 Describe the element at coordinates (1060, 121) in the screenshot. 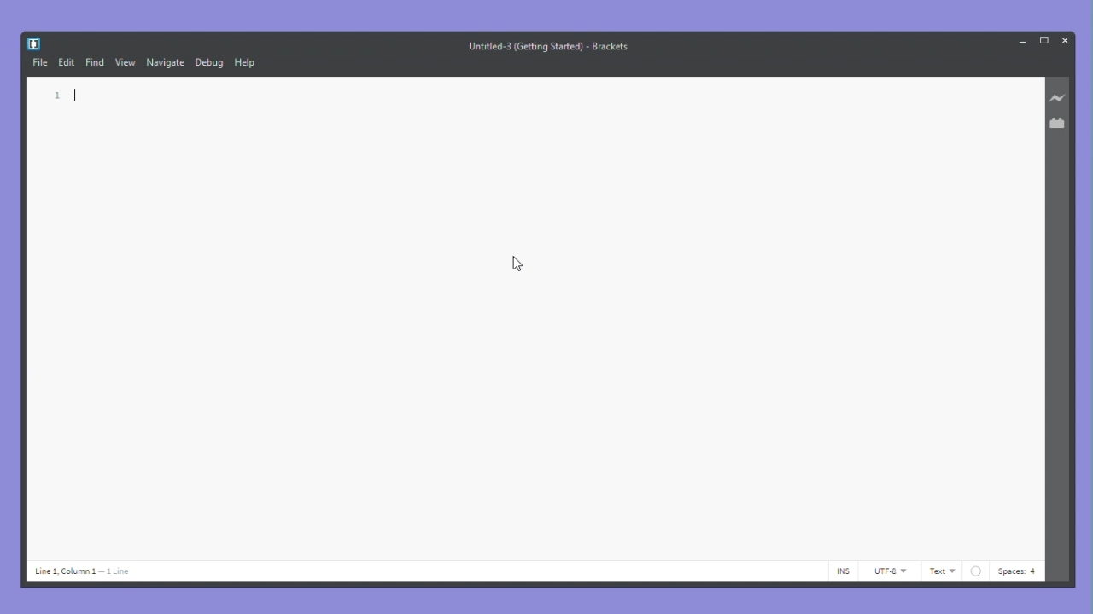

I see `Extension manager` at that location.